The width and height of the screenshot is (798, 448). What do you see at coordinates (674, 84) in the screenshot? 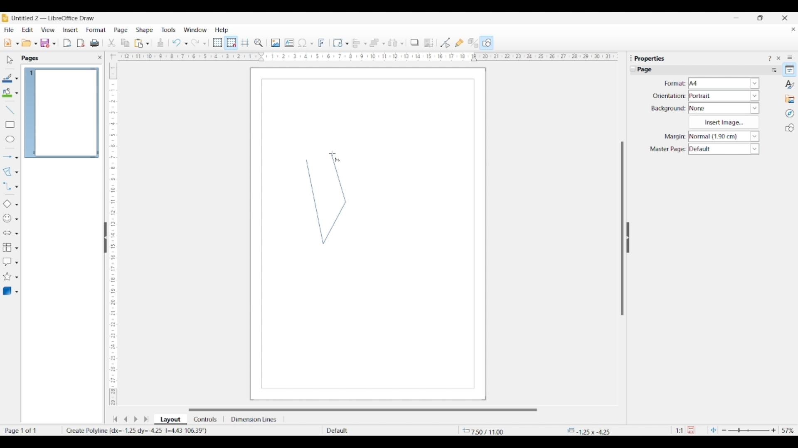
I see `Indicates format settings` at bounding box center [674, 84].